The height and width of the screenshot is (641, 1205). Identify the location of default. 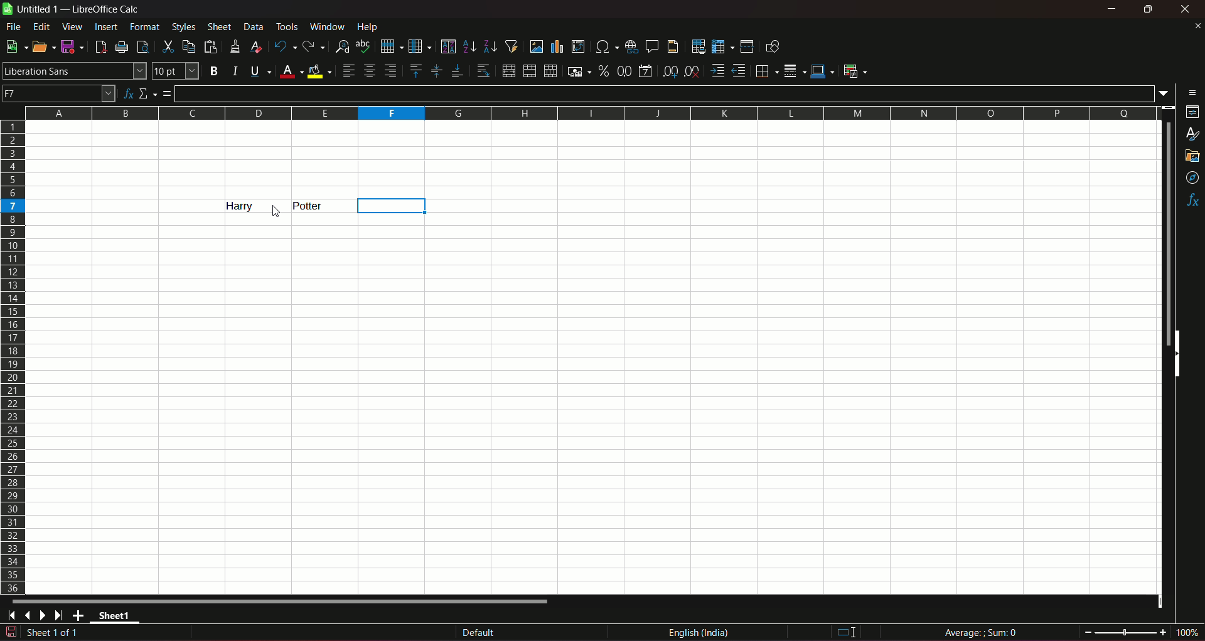
(479, 633).